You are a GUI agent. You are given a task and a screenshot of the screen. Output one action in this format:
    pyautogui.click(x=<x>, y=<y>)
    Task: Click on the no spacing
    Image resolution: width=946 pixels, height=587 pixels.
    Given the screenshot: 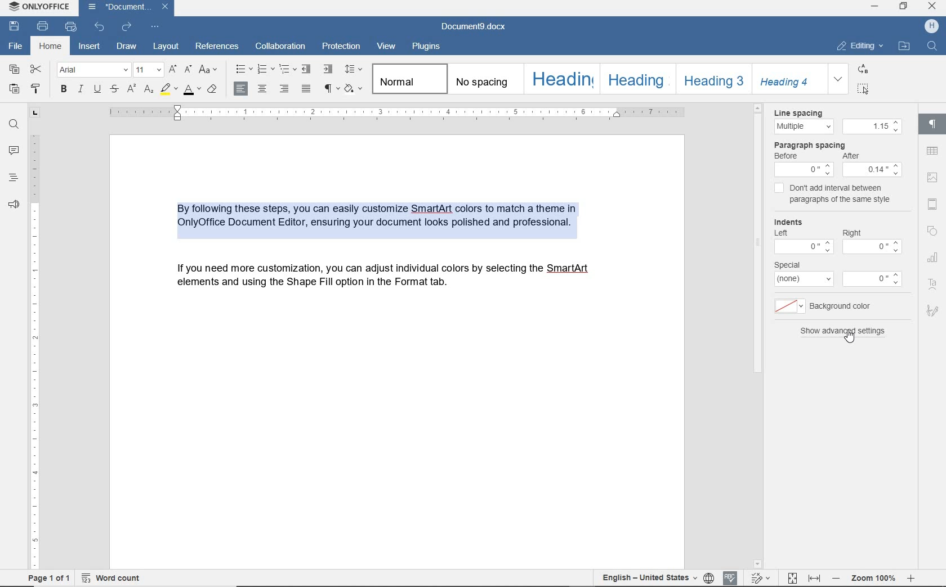 What is the action you would take?
    pyautogui.click(x=483, y=80)
    